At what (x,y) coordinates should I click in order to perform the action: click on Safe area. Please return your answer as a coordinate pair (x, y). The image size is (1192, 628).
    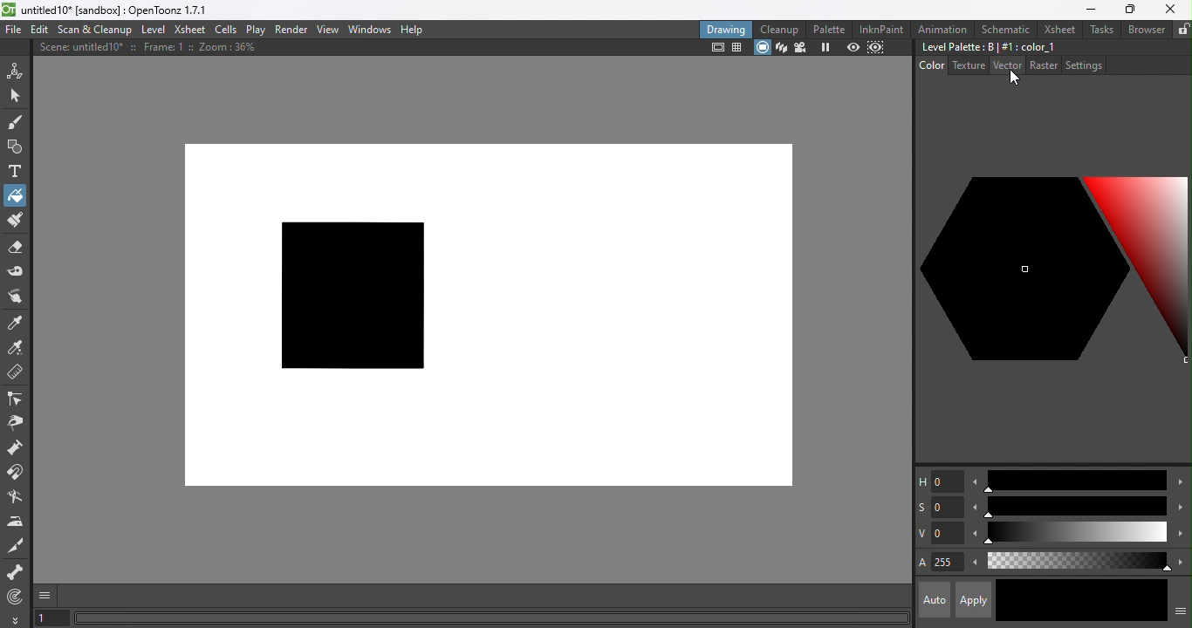
    Looking at the image, I should click on (716, 48).